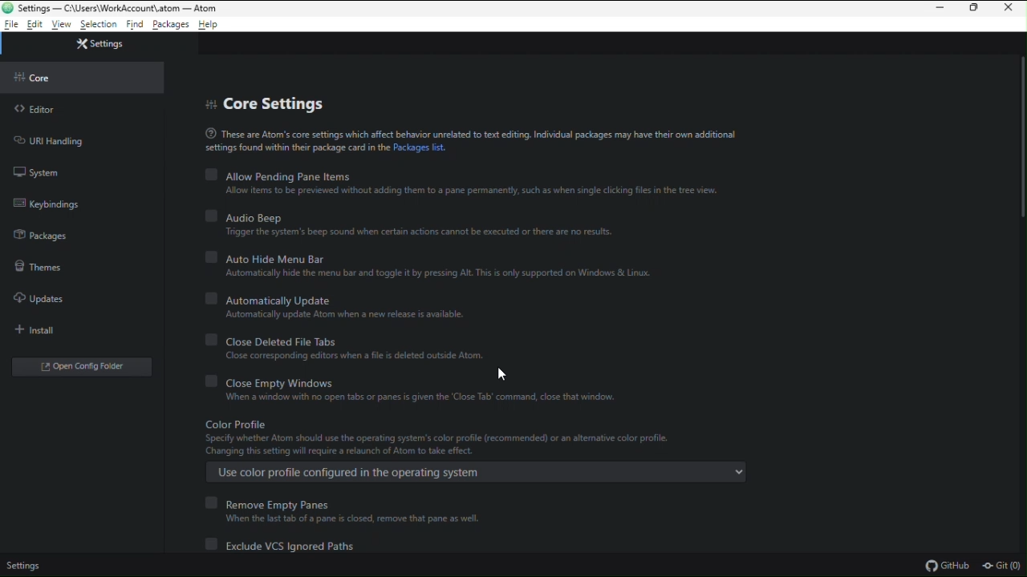  What do you see at coordinates (42, 235) in the screenshot?
I see `Packages` at bounding box center [42, 235].